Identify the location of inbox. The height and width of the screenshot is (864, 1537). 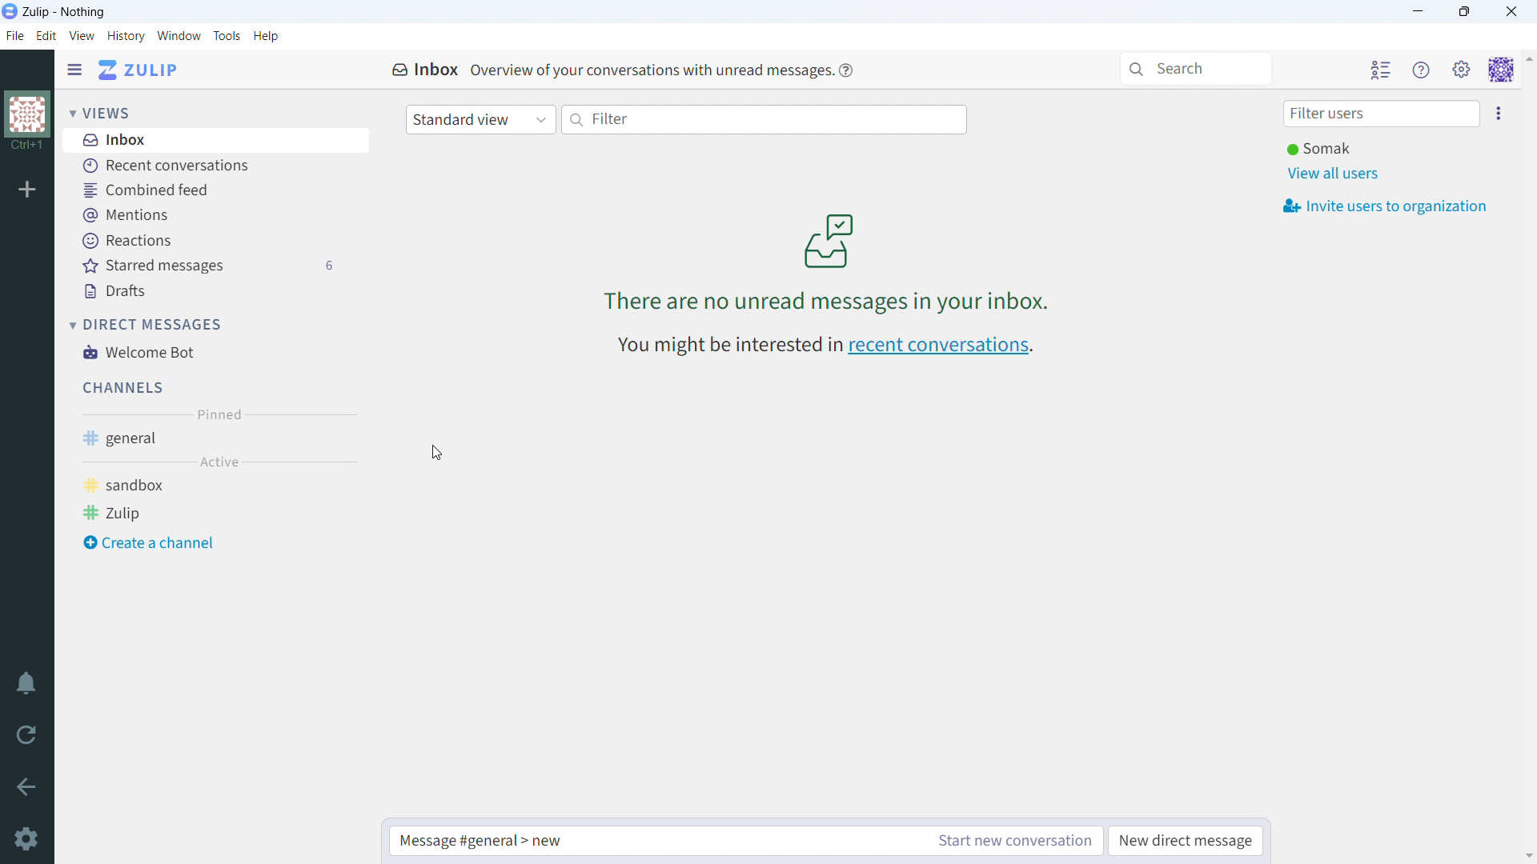
(425, 71).